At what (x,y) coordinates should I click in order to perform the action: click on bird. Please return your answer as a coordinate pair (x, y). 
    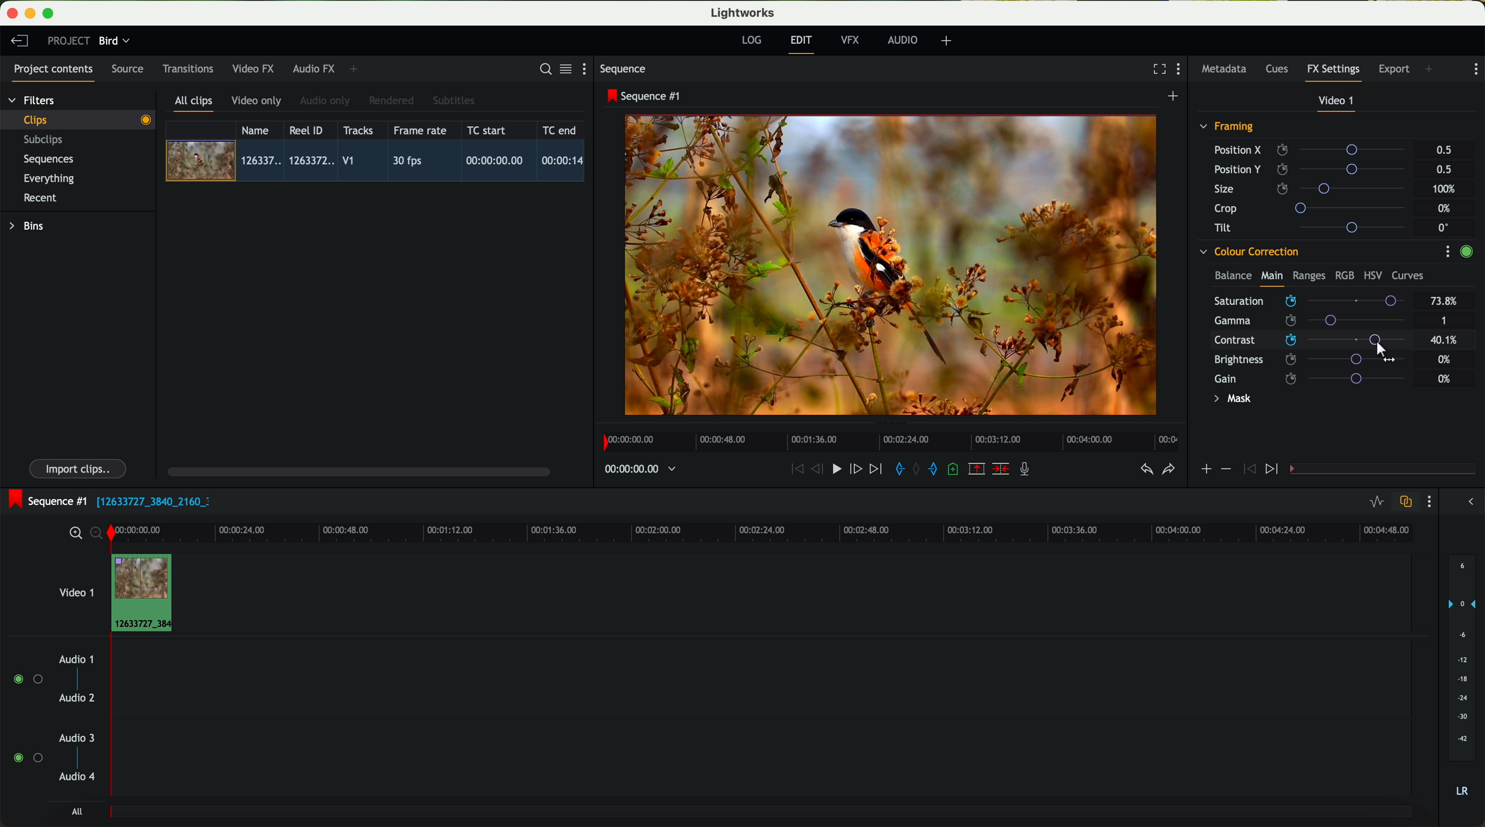
    Looking at the image, I should click on (114, 41).